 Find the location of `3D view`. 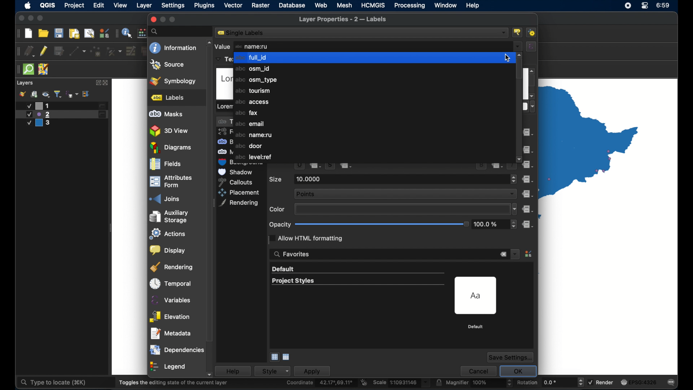

3D view is located at coordinates (170, 131).